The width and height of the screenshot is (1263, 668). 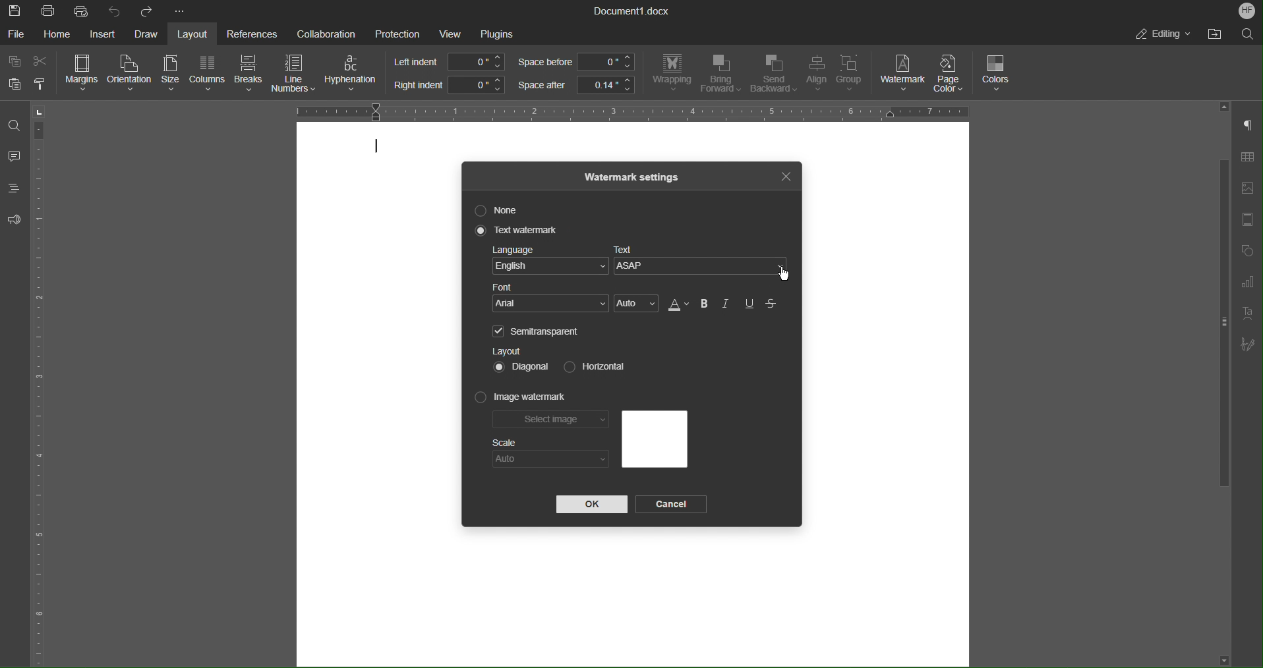 I want to click on Layout, so click(x=195, y=34).